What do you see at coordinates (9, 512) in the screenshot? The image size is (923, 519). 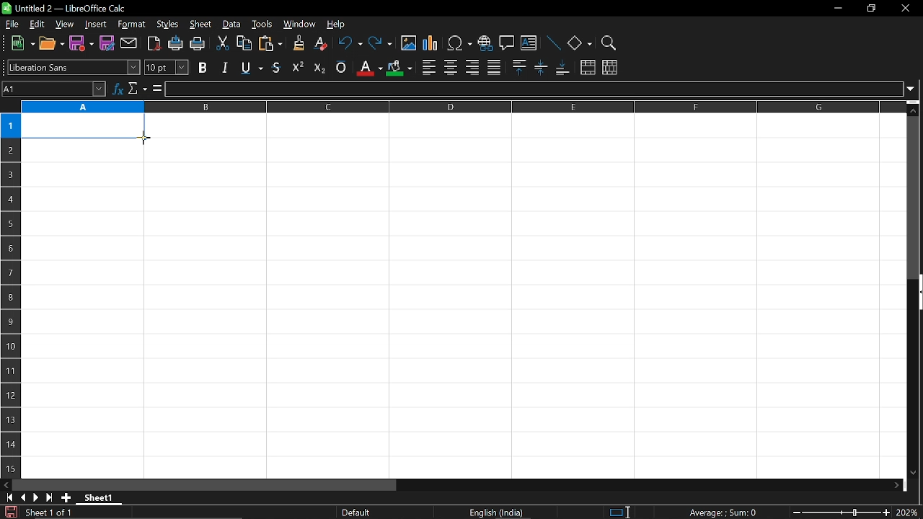 I see `save ` at bounding box center [9, 512].